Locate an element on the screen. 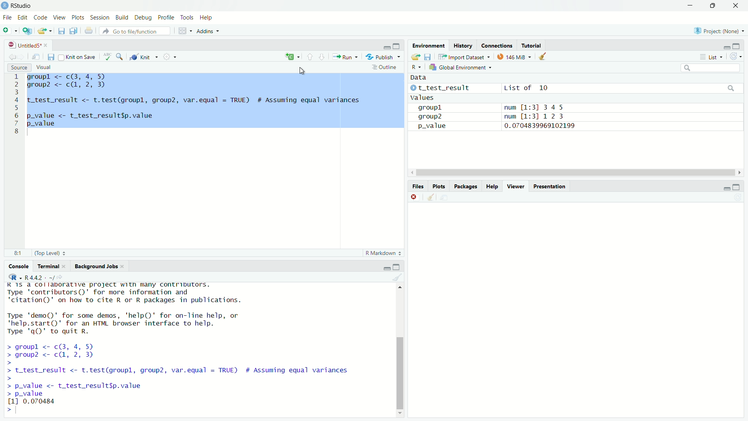  maximise is located at coordinates (398, 267).